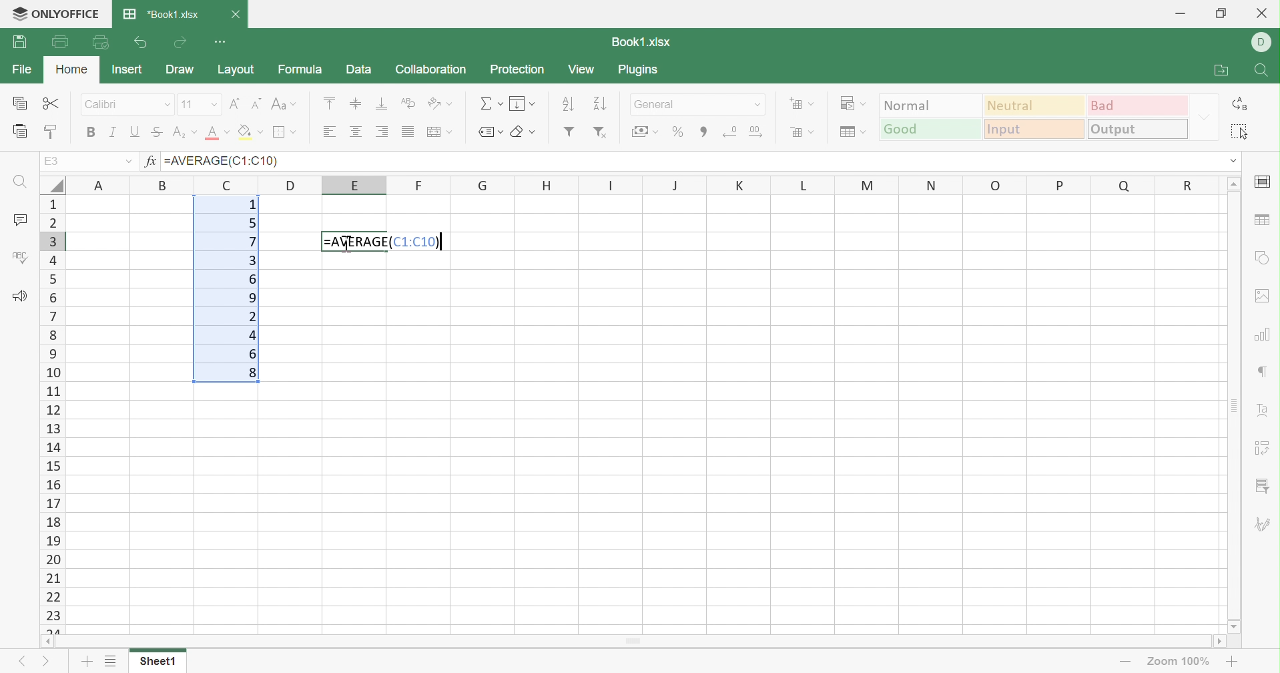 The height and width of the screenshot is (673, 1280). What do you see at coordinates (1263, 218) in the screenshot?
I see `Table settings` at bounding box center [1263, 218].